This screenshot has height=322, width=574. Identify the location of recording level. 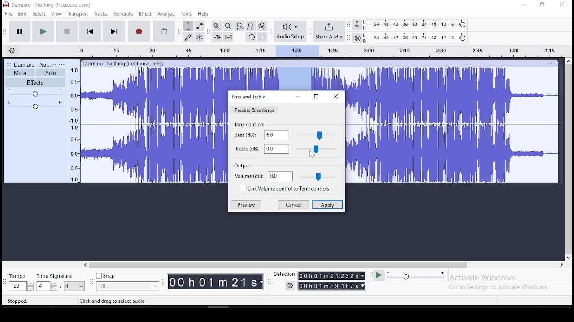
(416, 24).